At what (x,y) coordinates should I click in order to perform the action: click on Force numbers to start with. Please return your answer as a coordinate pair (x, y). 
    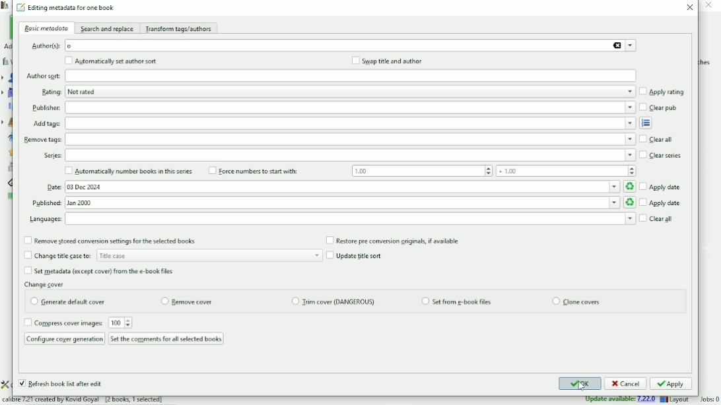
    Looking at the image, I should click on (421, 171).